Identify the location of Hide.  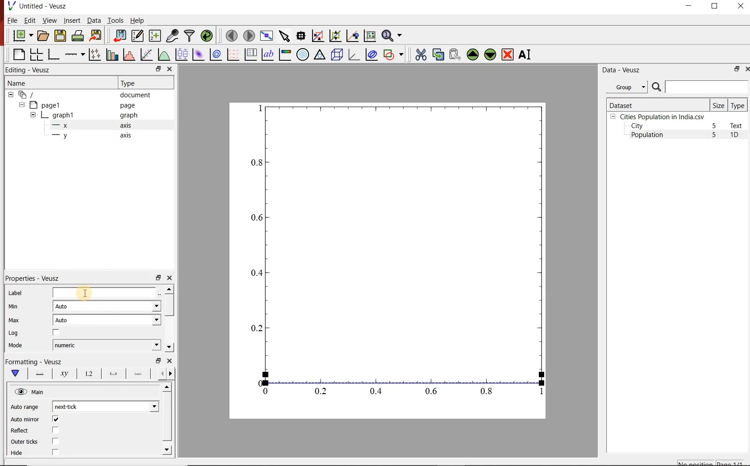
(21, 455).